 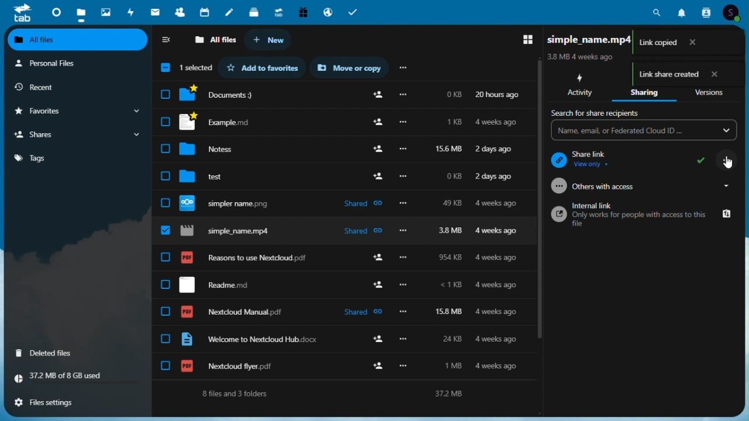 What do you see at coordinates (705, 12) in the screenshot?
I see `Contacts` at bounding box center [705, 12].